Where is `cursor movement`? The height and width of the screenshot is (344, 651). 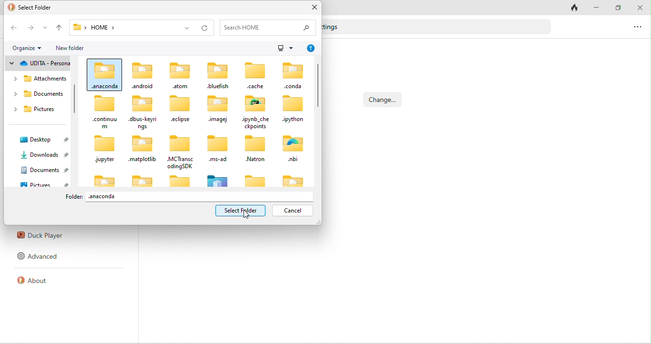 cursor movement is located at coordinates (247, 214).